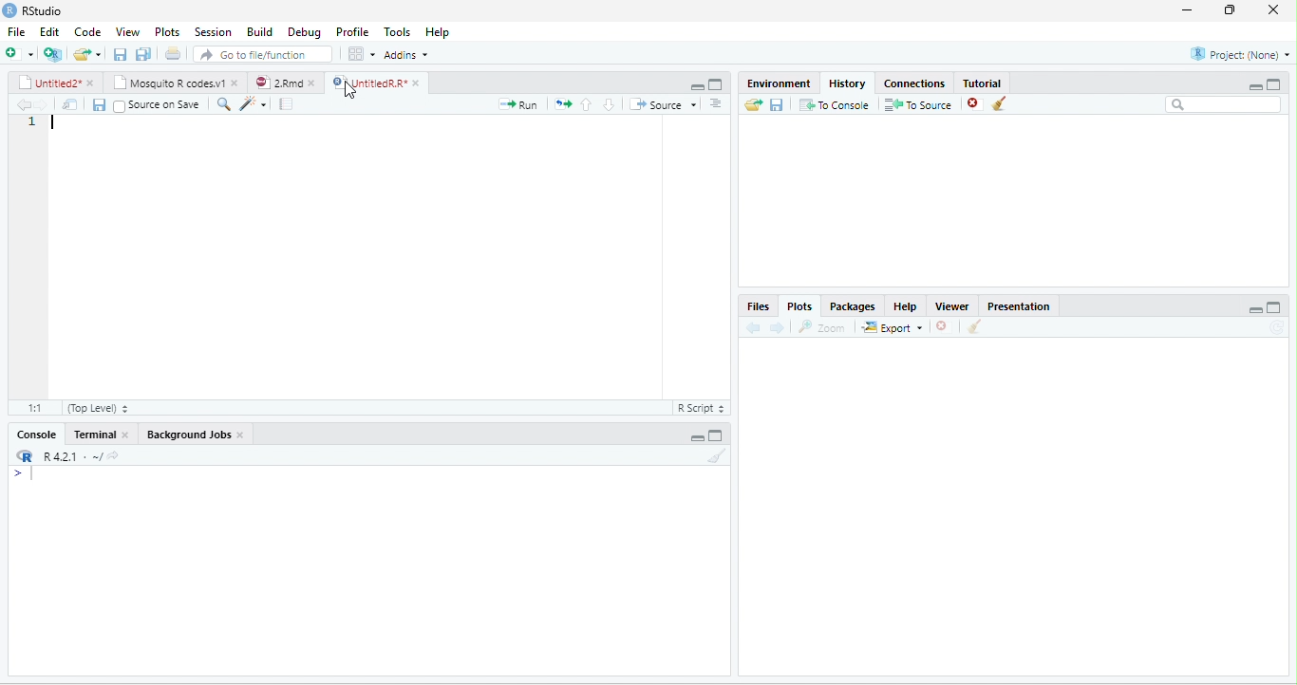 This screenshot has height=685, width=1297. I want to click on maximize, so click(1233, 10).